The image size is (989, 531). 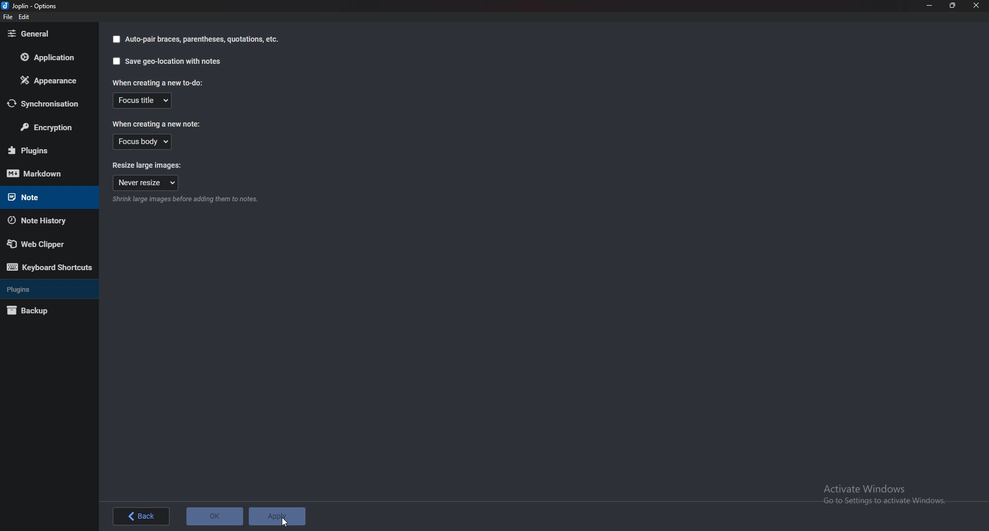 I want to click on Resize large images, so click(x=143, y=166).